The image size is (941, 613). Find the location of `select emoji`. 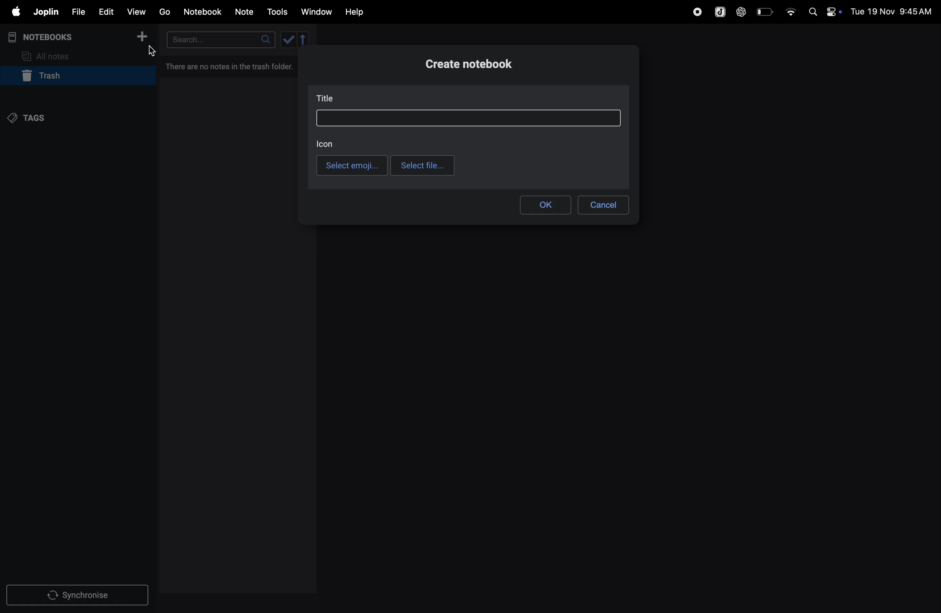

select emoji is located at coordinates (352, 165).